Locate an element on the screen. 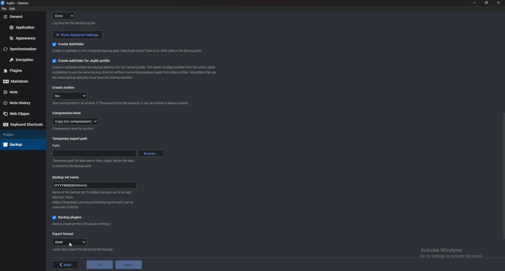 The image size is (505, 271). Web Clipper is located at coordinates (21, 113).